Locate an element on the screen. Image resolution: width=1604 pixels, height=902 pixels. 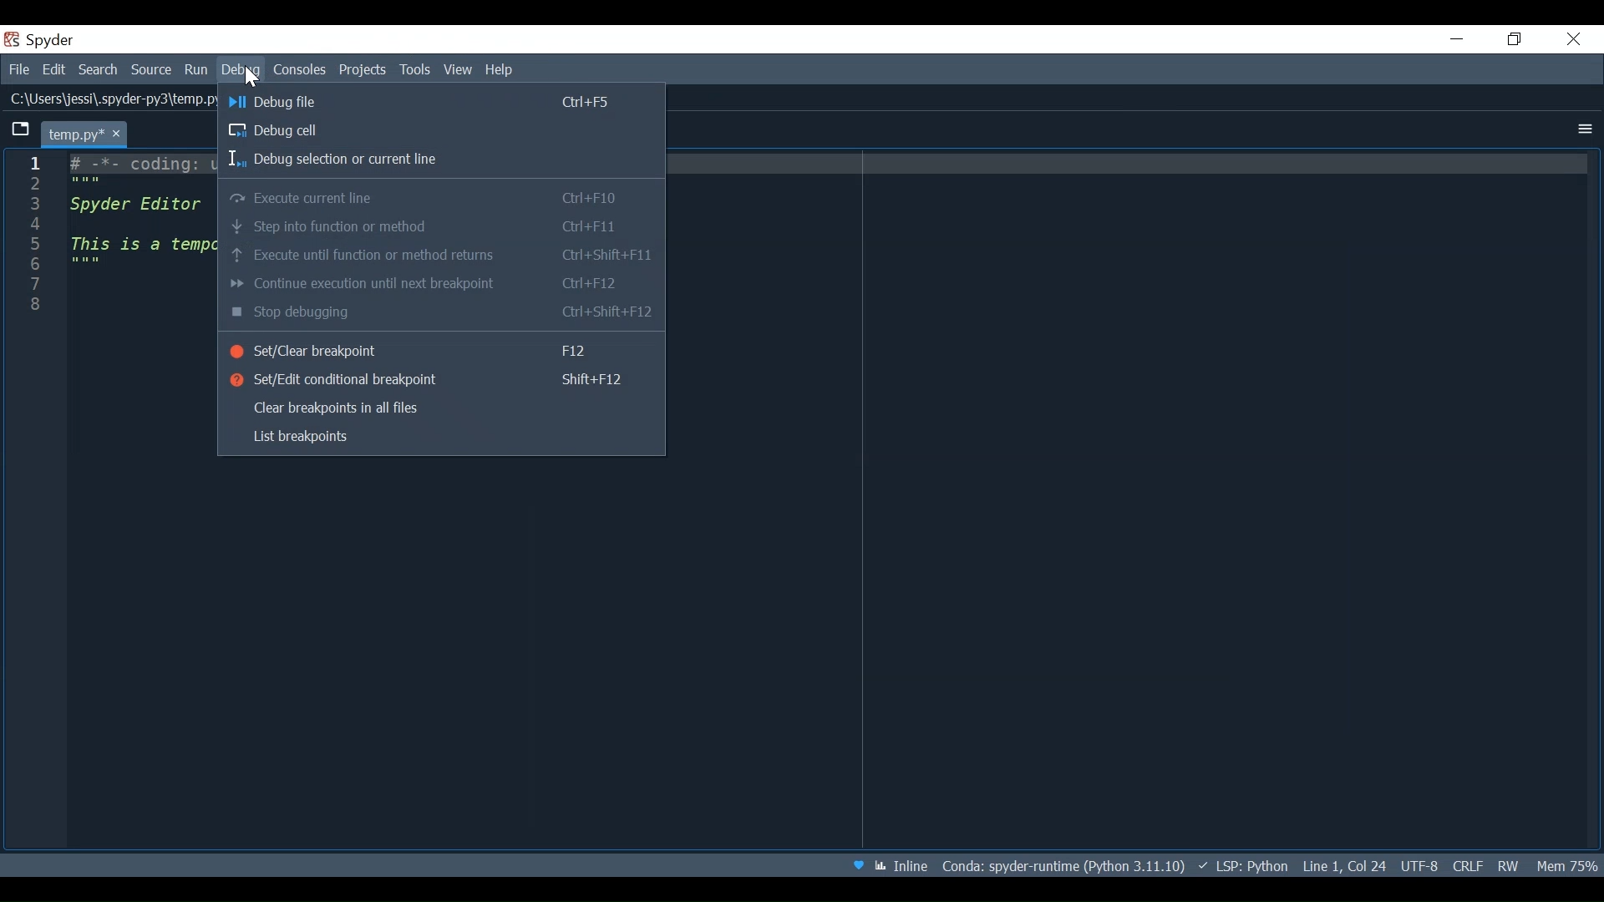
more options is located at coordinates (1581, 129).